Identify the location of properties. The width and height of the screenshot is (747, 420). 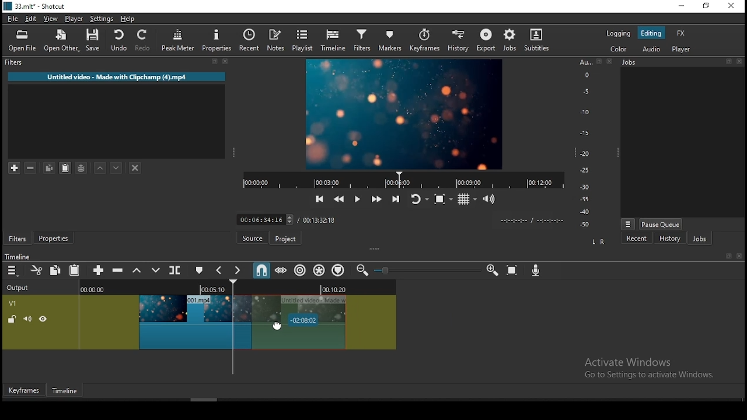
(56, 239).